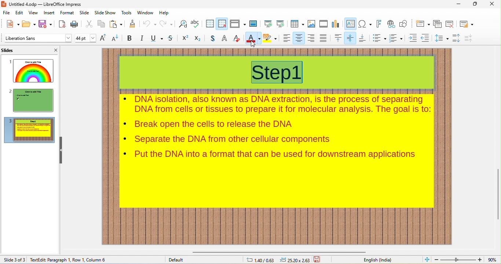 Image resolution: width=501 pixels, height=264 pixels. What do you see at coordinates (391, 24) in the screenshot?
I see `hyperlink` at bounding box center [391, 24].